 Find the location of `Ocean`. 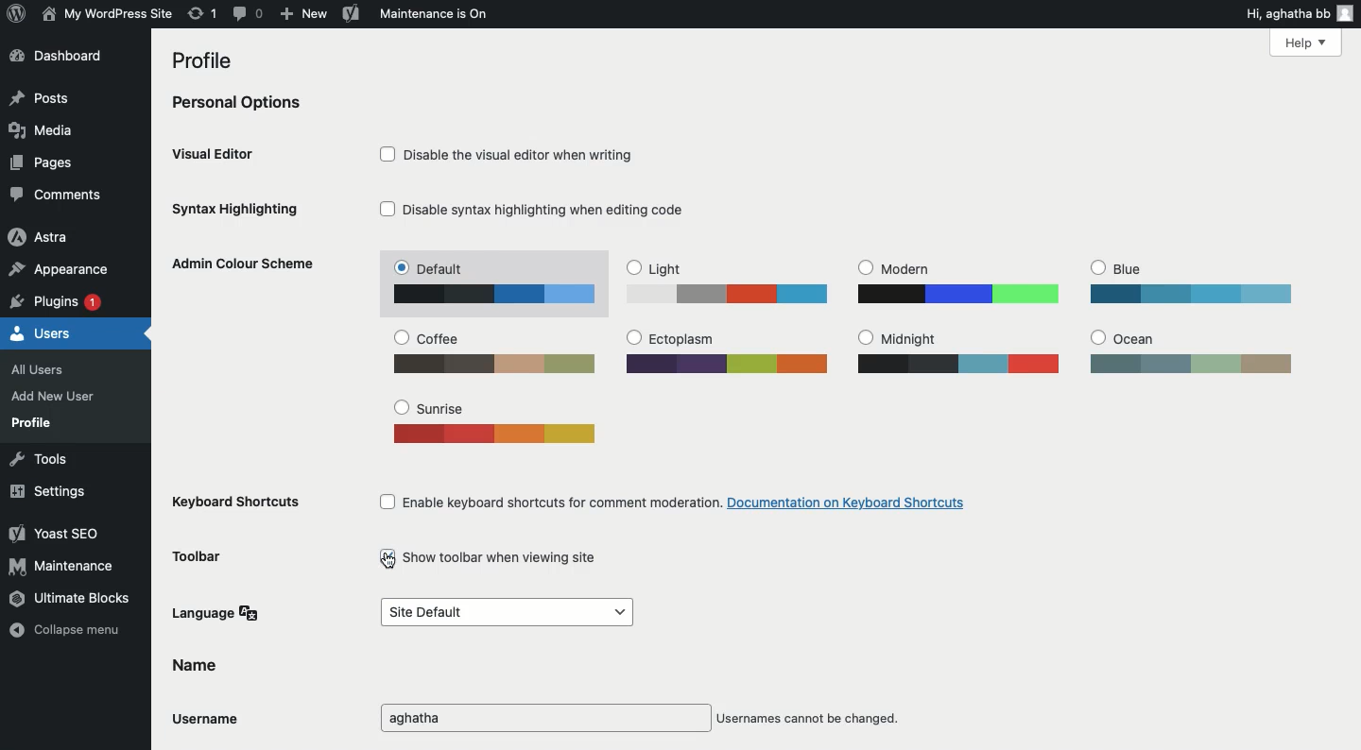

Ocean is located at coordinates (1195, 352).